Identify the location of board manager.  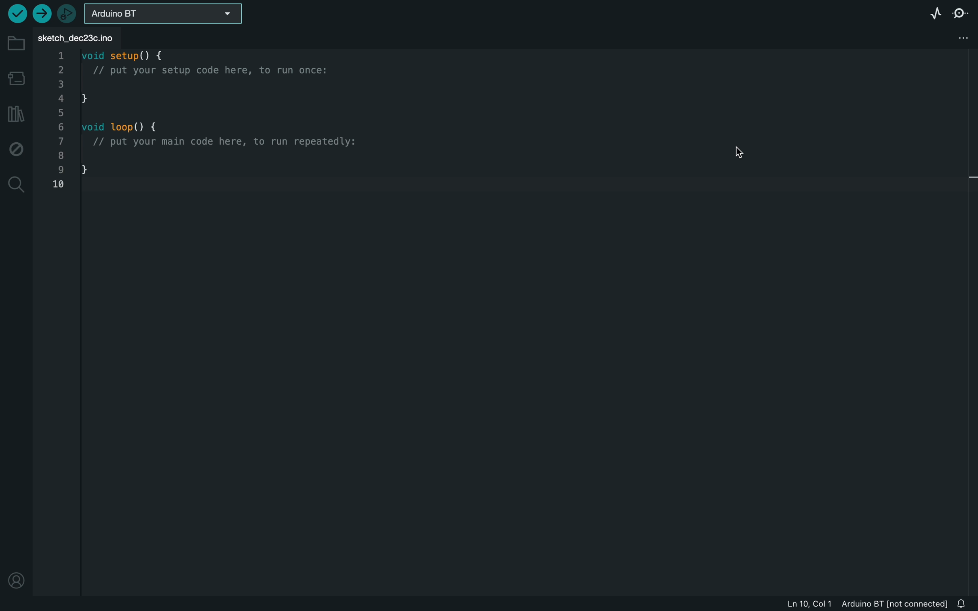
(16, 78).